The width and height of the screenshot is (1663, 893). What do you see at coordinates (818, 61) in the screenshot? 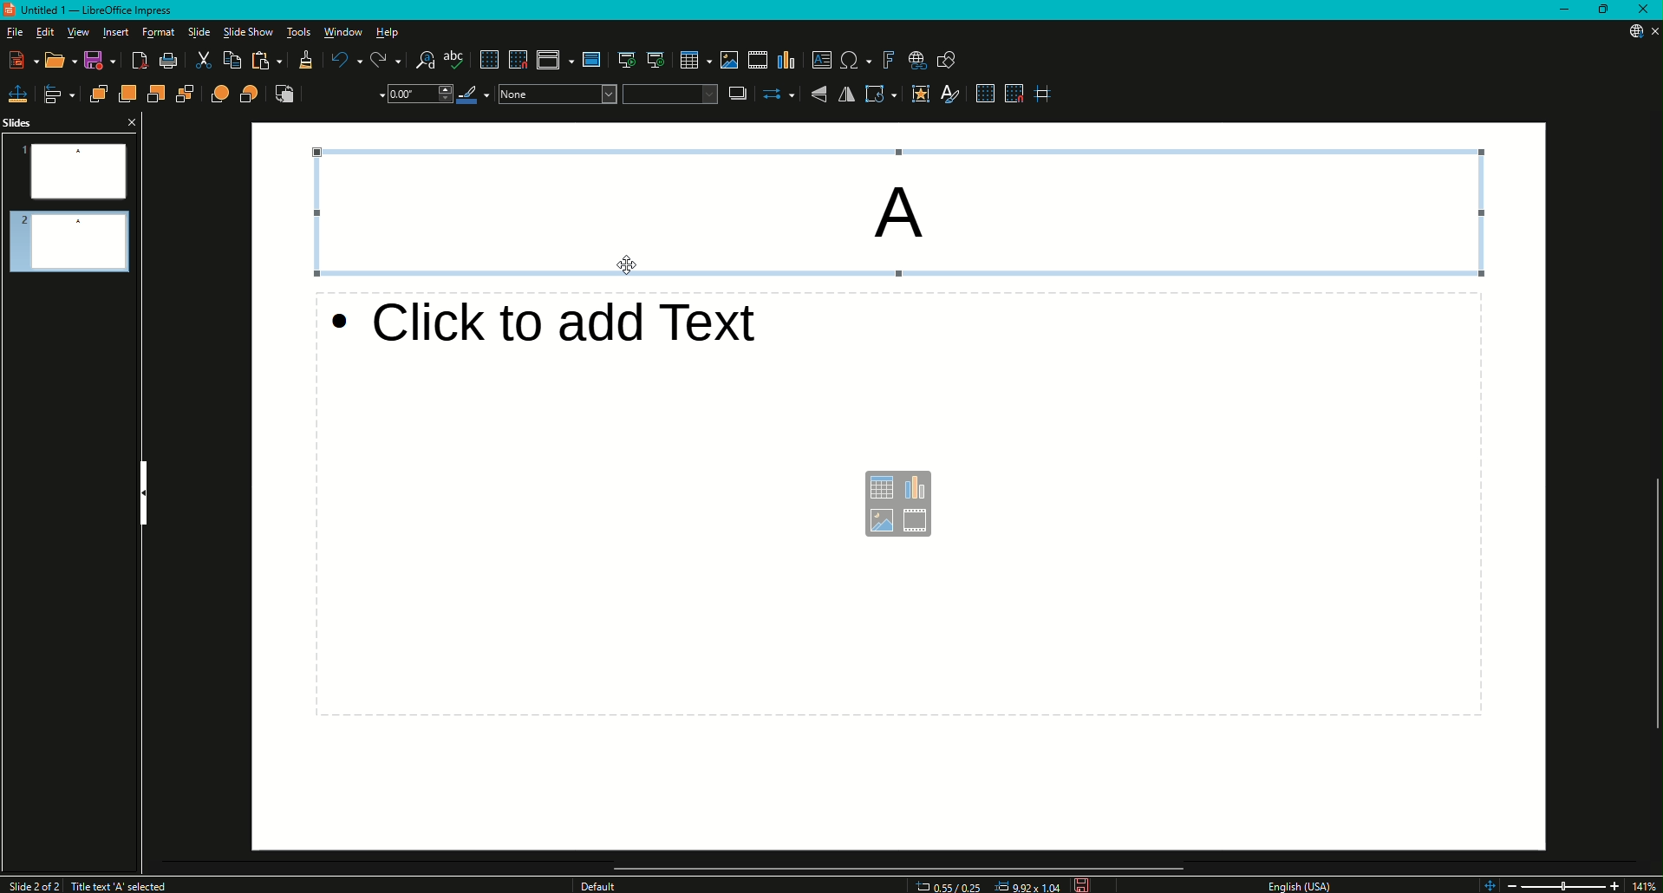
I see `Insert Textbox` at bounding box center [818, 61].